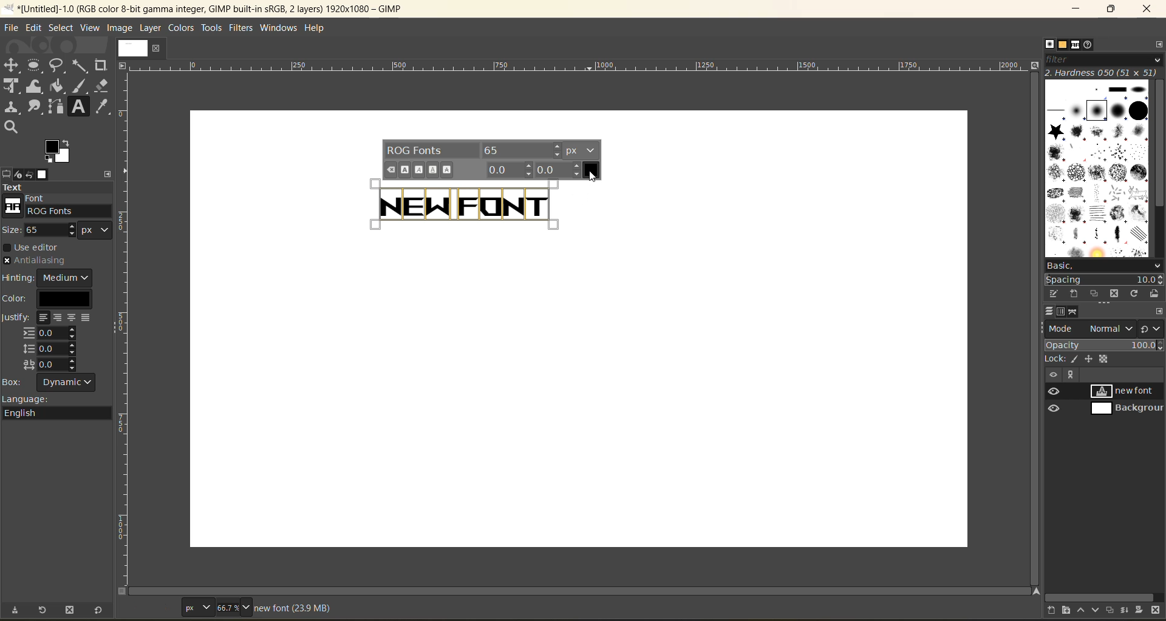  Describe the element at coordinates (197, 606) in the screenshot. I see `type` at that location.